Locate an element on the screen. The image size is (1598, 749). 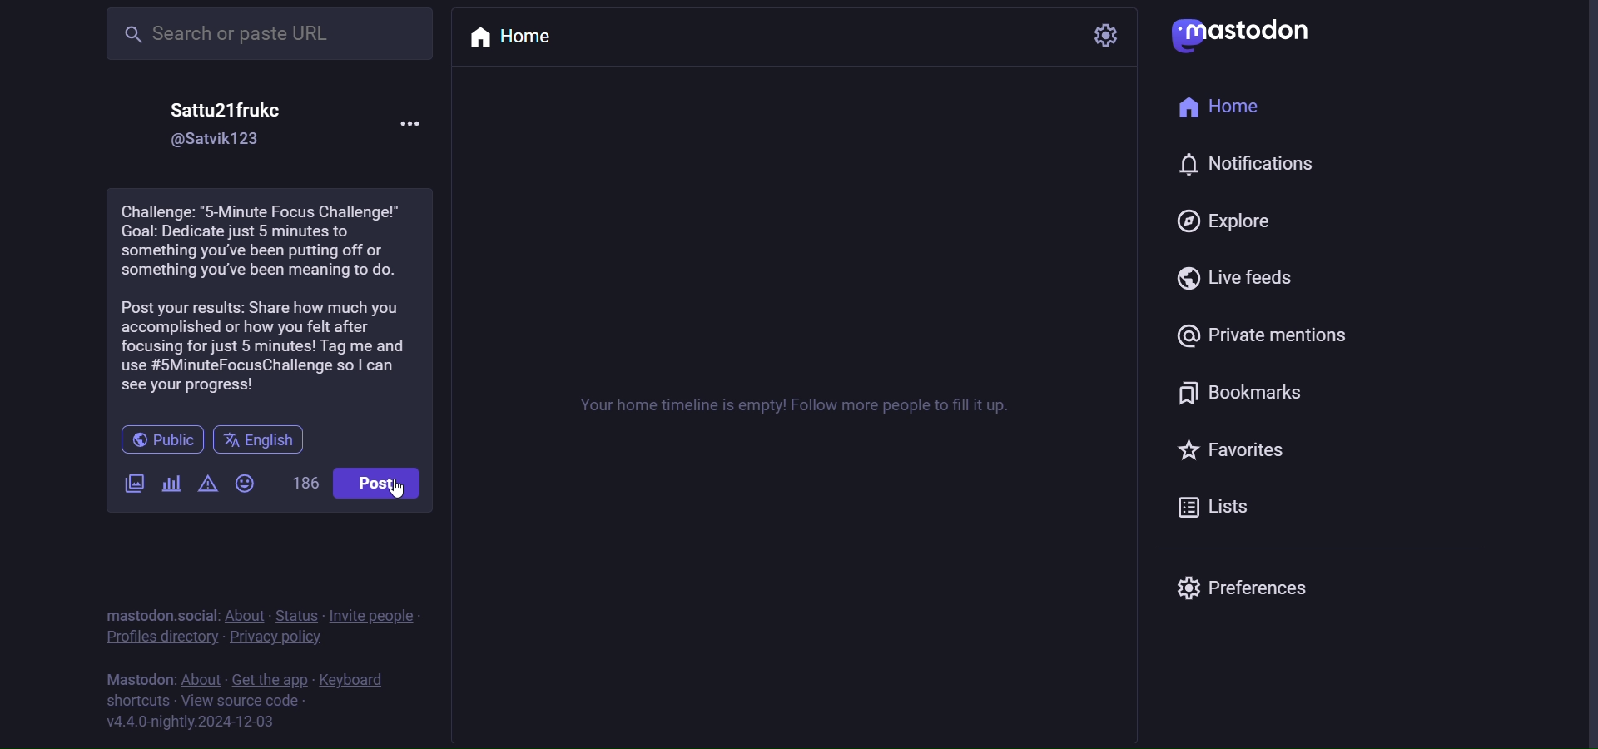
mastodon is located at coordinates (1249, 32).